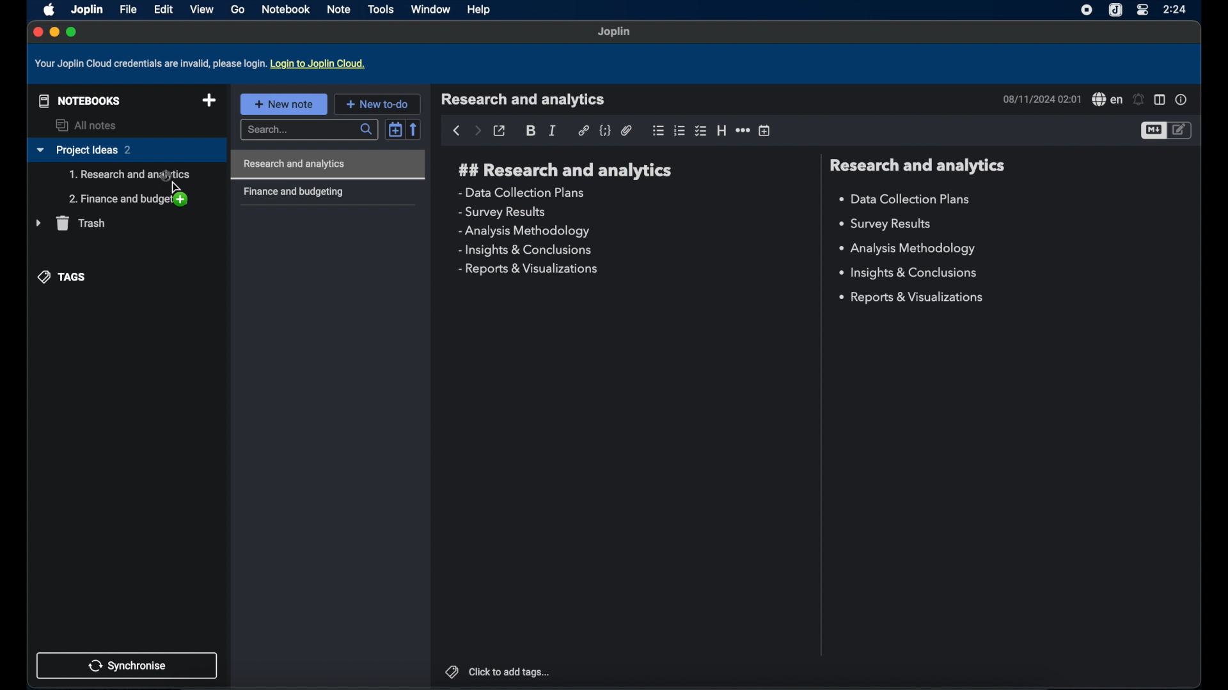 This screenshot has height=690, width=1228. I want to click on project ideas 2, so click(126, 151).